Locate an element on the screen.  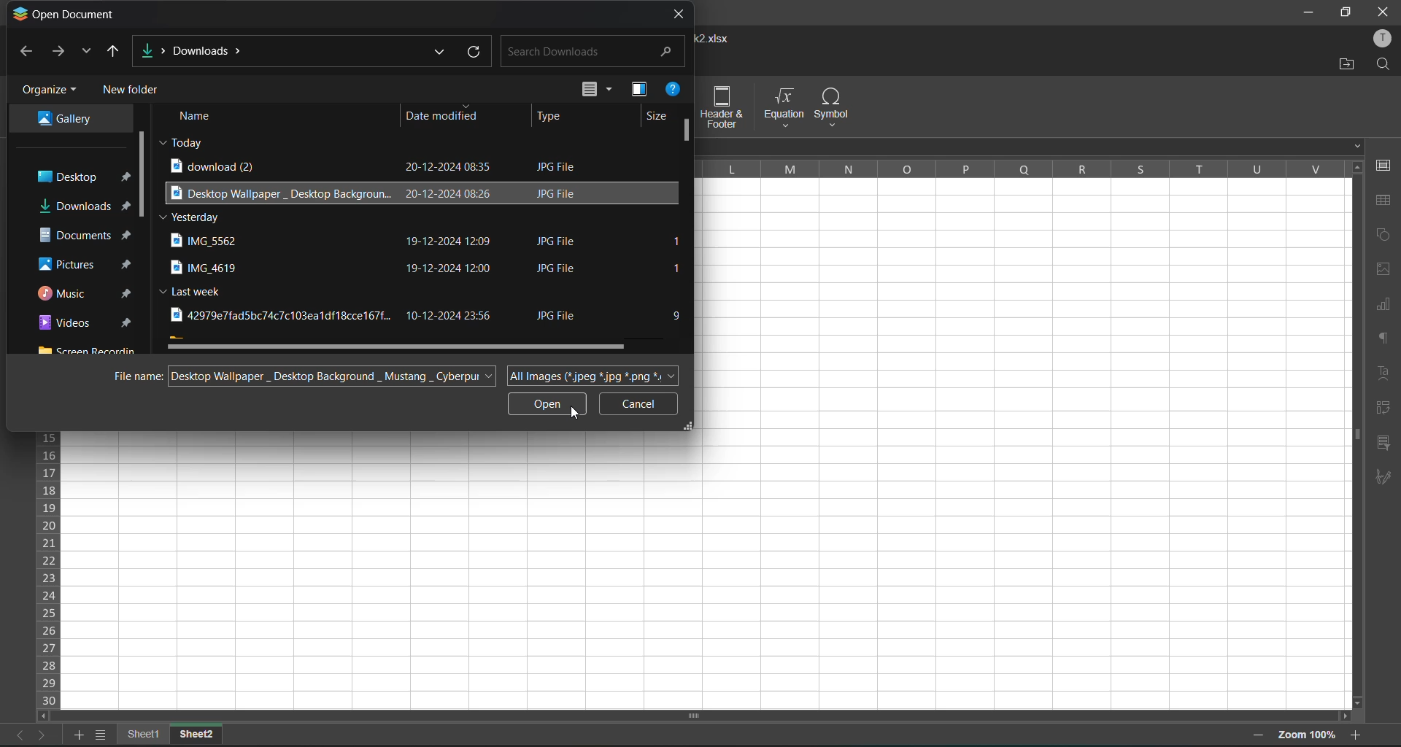
profile is located at coordinates (1383, 37).